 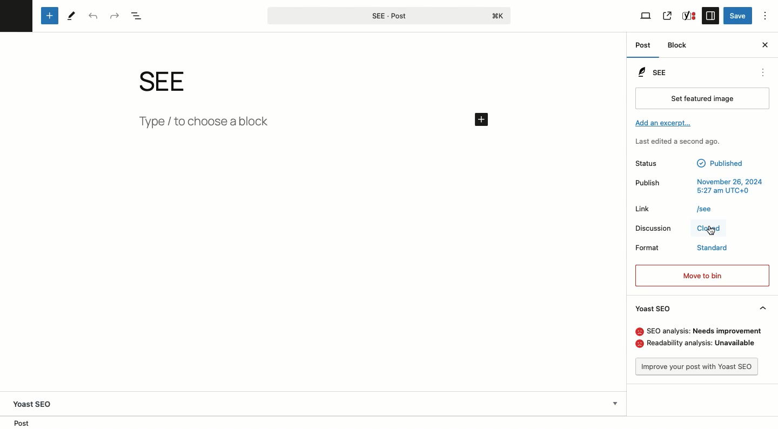 What do you see at coordinates (674, 211) in the screenshot?
I see `Link` at bounding box center [674, 211].